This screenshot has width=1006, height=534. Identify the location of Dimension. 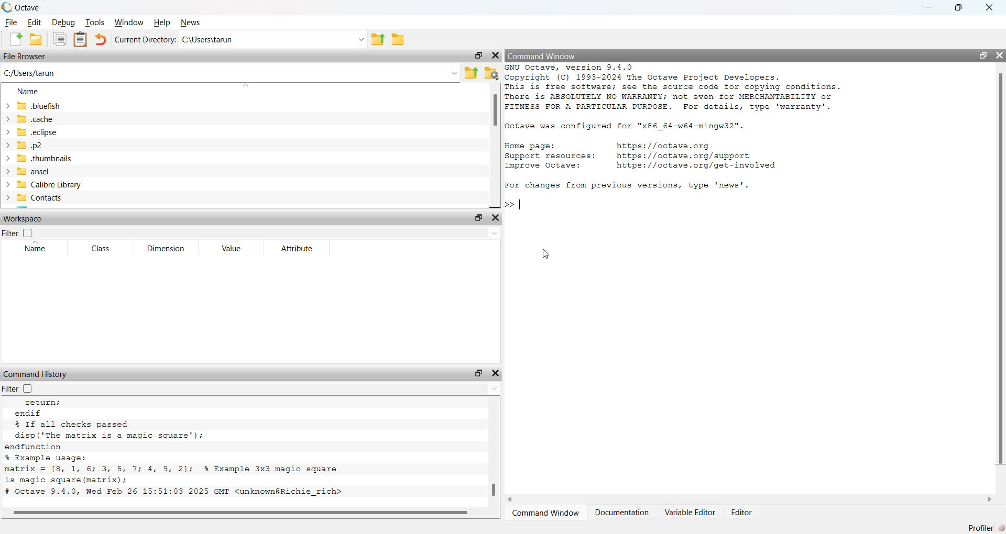
(167, 249).